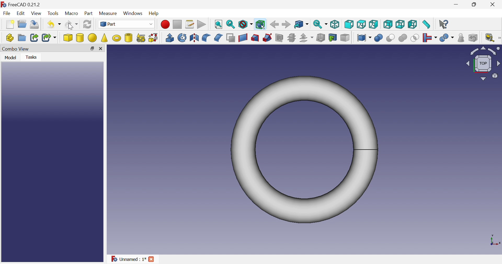 This screenshot has width=502, height=264. I want to click on Macro, so click(71, 14).